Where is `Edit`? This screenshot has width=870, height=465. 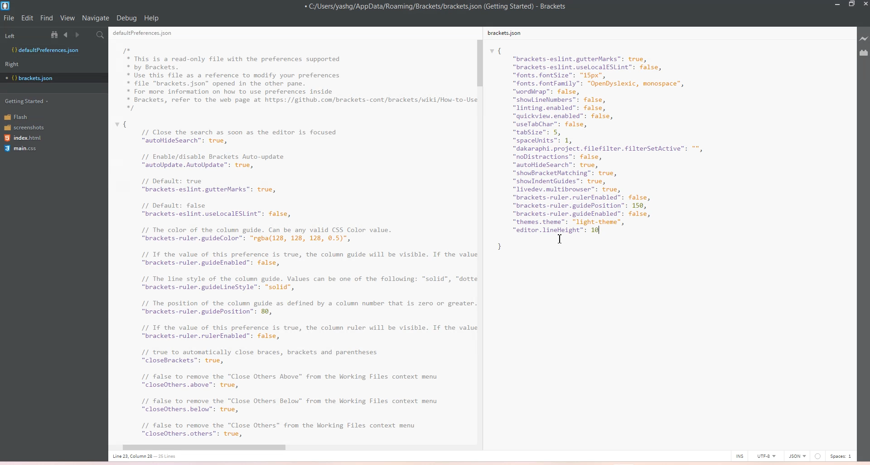
Edit is located at coordinates (28, 18).